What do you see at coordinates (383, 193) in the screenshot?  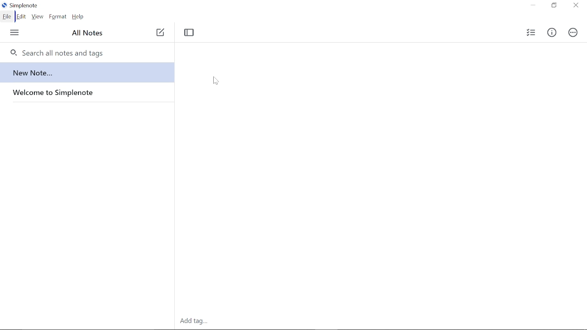 I see `space for writing on the note` at bounding box center [383, 193].